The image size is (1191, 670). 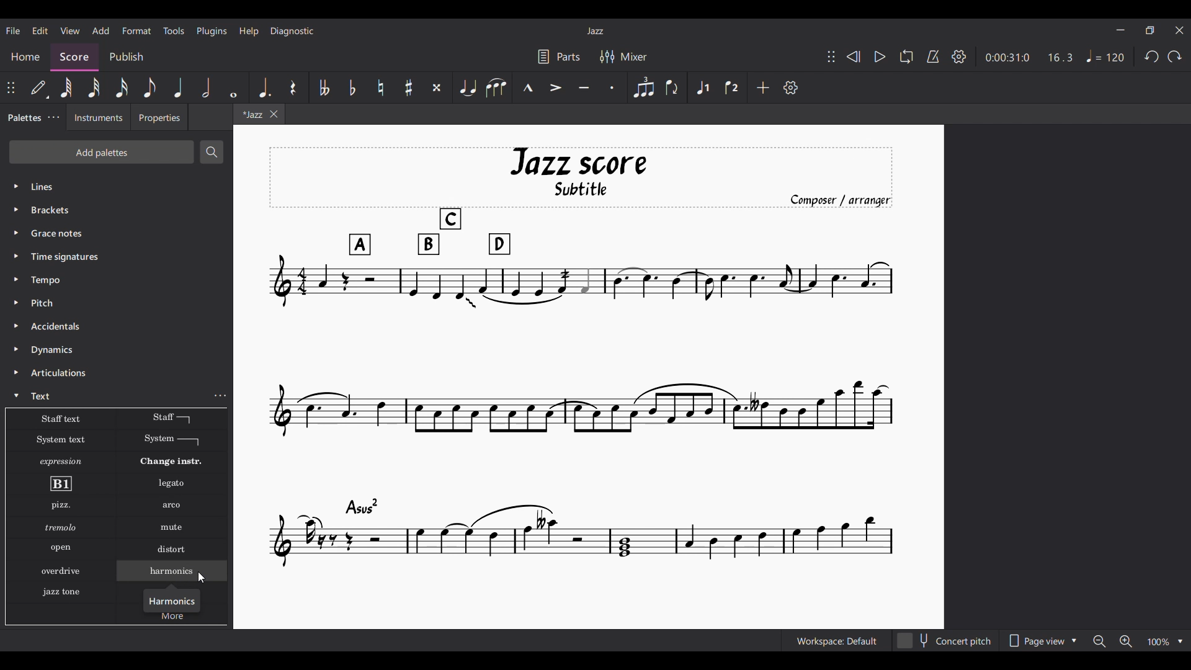 I want to click on Metronome, so click(x=933, y=56).